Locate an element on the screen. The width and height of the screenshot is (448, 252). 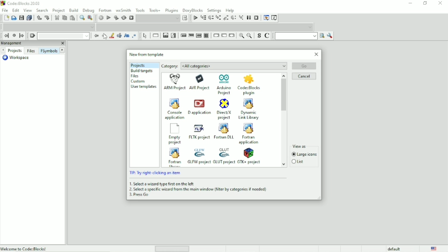
Instruction is located at coordinates (156, 35).